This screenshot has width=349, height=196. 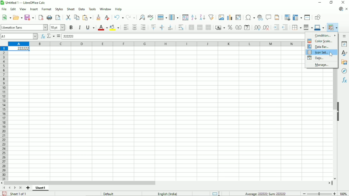 I want to click on Insert or edit pivot table, so click(x=238, y=17).